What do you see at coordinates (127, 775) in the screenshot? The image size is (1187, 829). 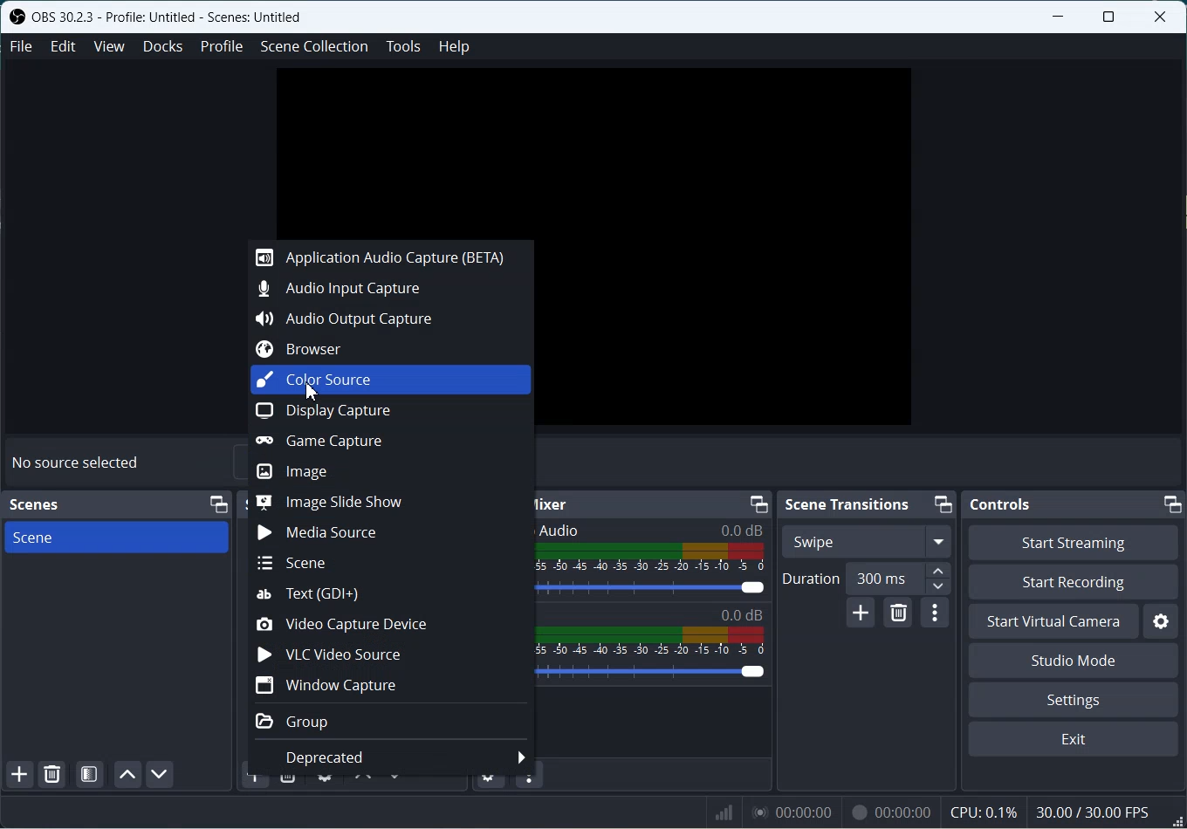 I see `Move scene up` at bounding box center [127, 775].